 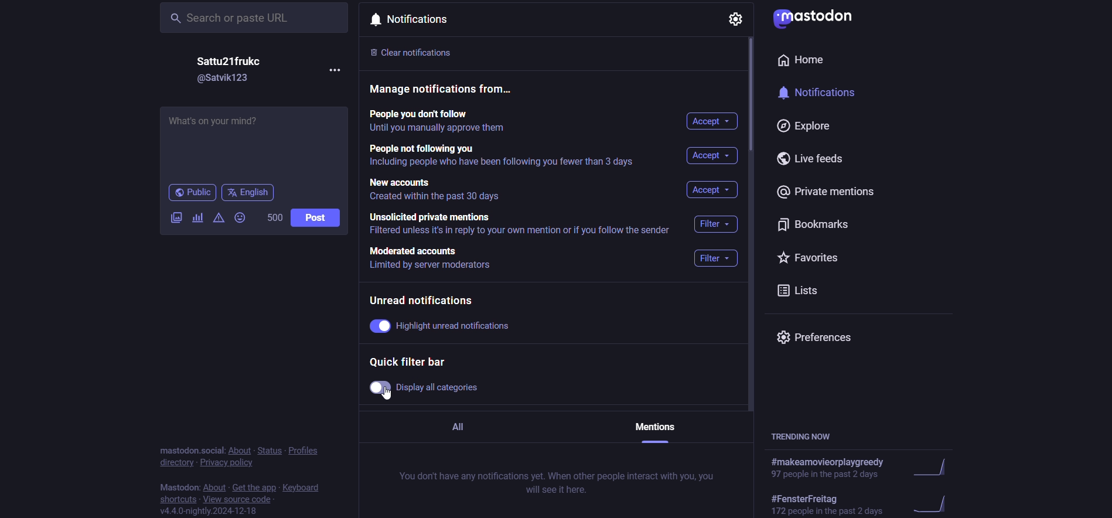 What do you see at coordinates (315, 217) in the screenshot?
I see `Post` at bounding box center [315, 217].